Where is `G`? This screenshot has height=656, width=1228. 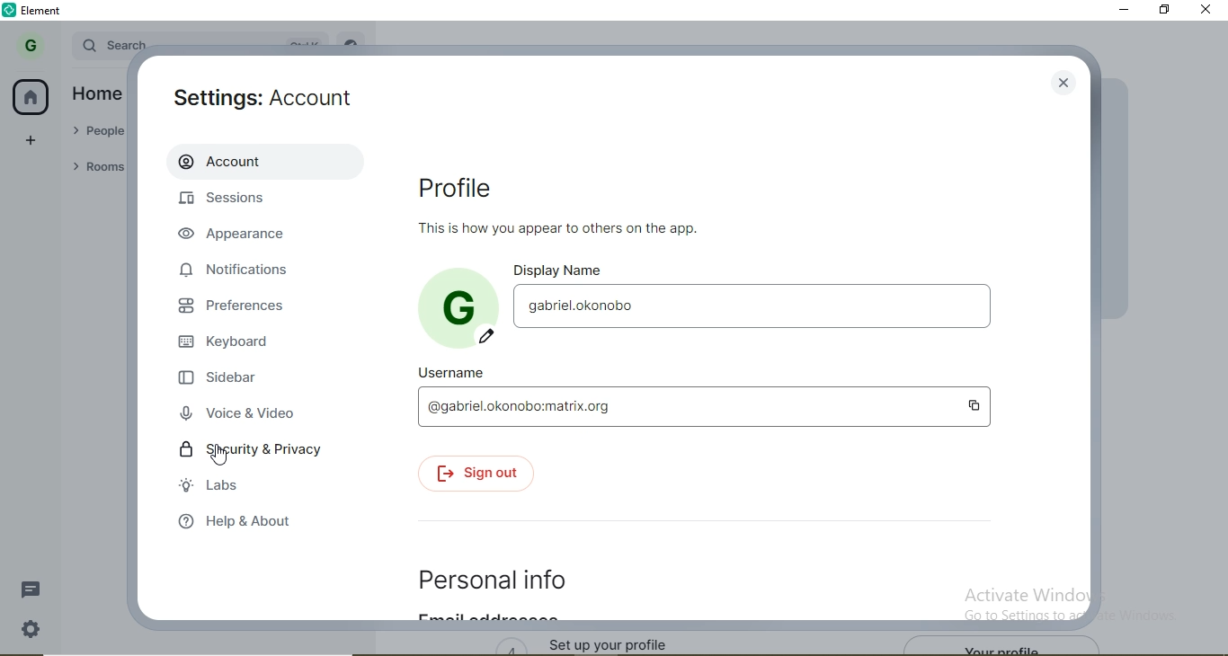 G is located at coordinates (30, 45).